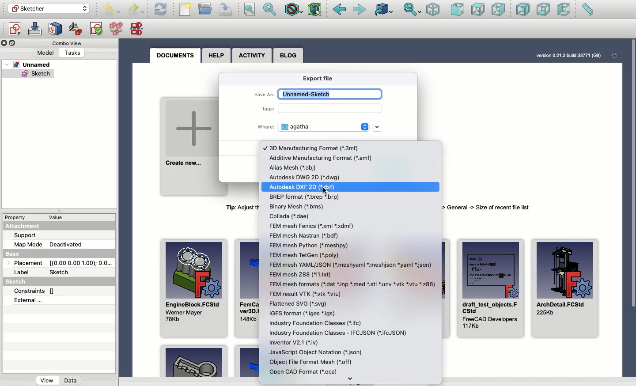 The height and width of the screenshot is (386, 636). I want to click on Sketcher, so click(48, 9).